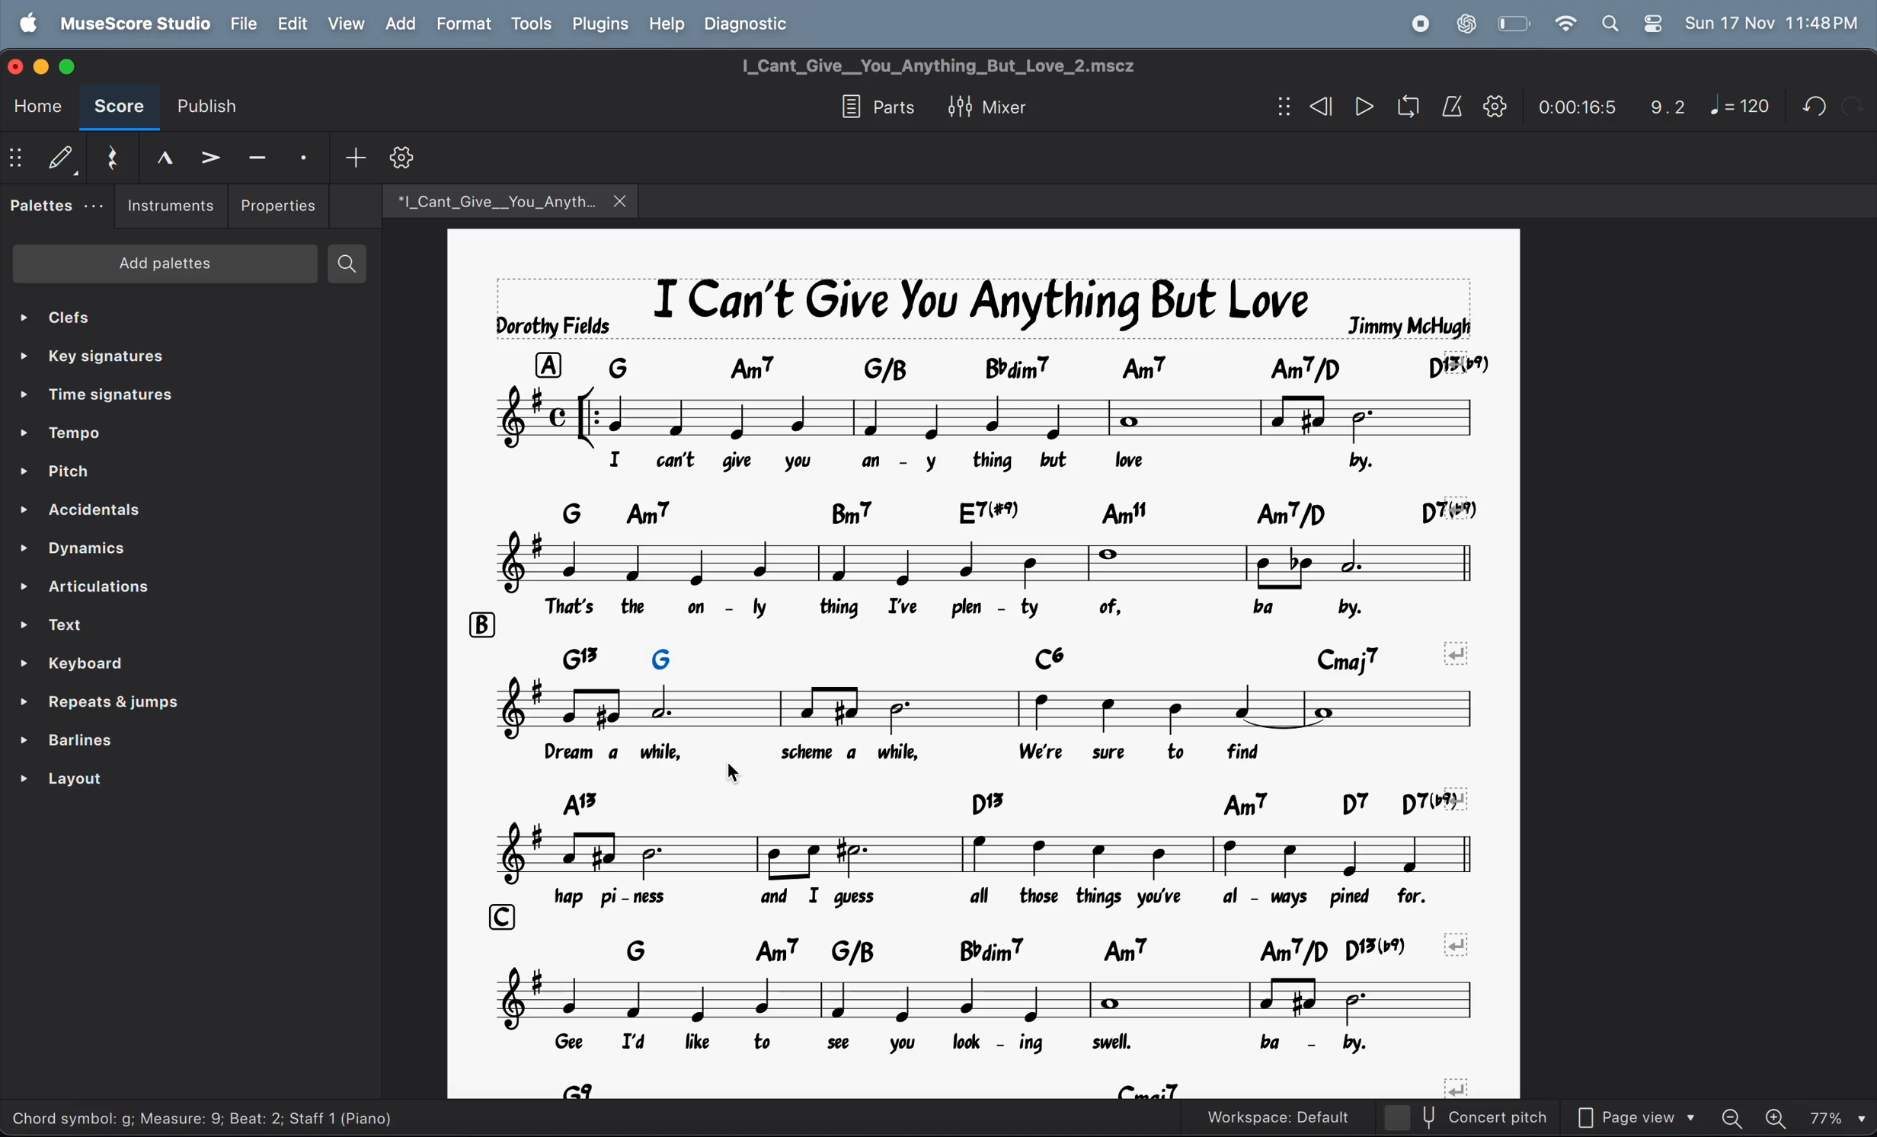 This screenshot has width=1877, height=1137. Describe the element at coordinates (478, 624) in the screenshot. I see `b row` at that location.